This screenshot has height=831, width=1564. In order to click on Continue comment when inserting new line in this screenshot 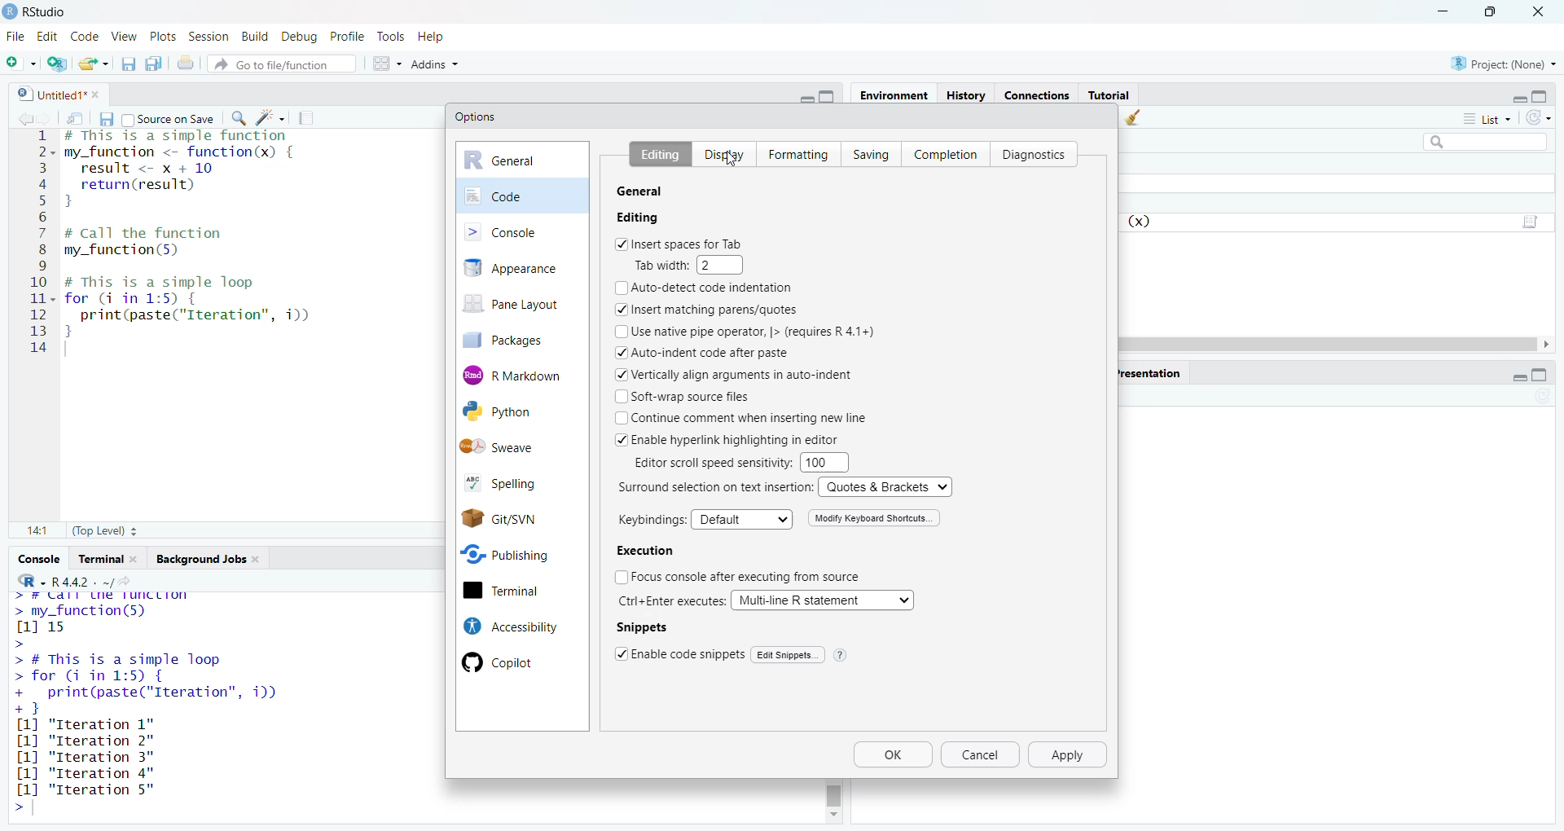, I will do `click(743, 419)`.